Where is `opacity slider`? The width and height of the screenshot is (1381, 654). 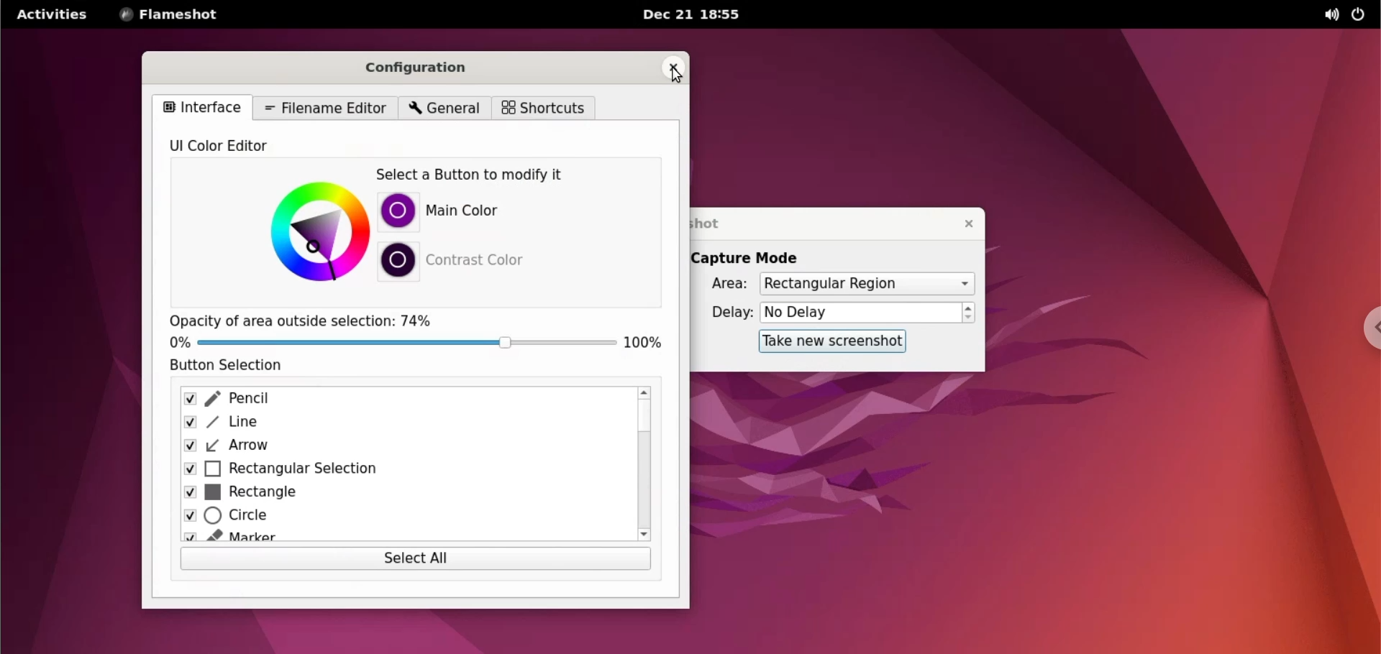 opacity slider is located at coordinates (406, 342).